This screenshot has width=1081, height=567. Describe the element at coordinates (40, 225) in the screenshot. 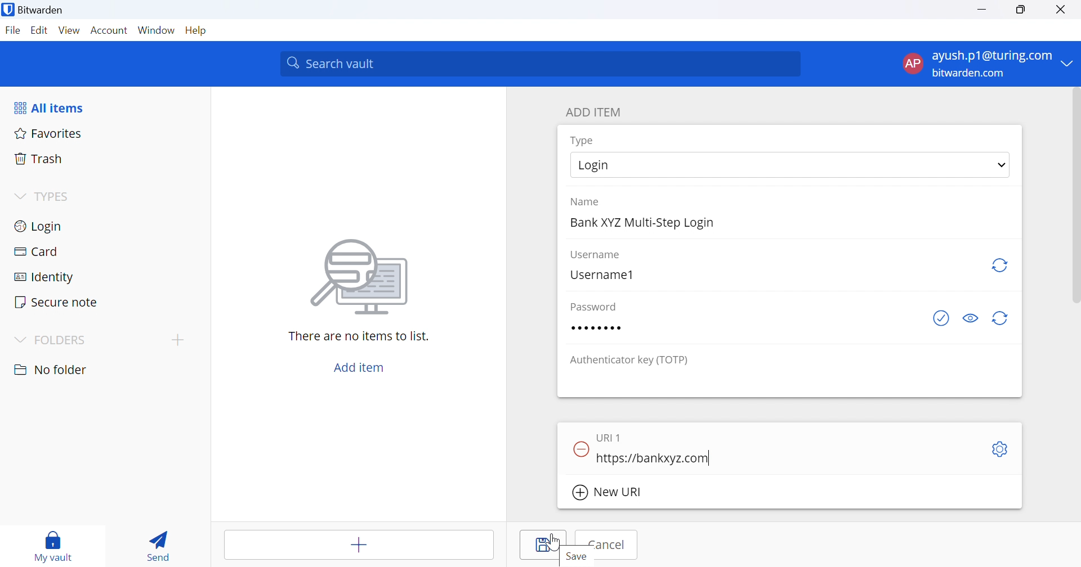

I see `Login` at that location.